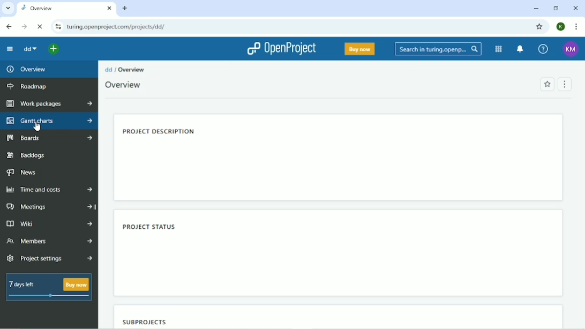  Describe the element at coordinates (556, 8) in the screenshot. I see `Restore down` at that location.